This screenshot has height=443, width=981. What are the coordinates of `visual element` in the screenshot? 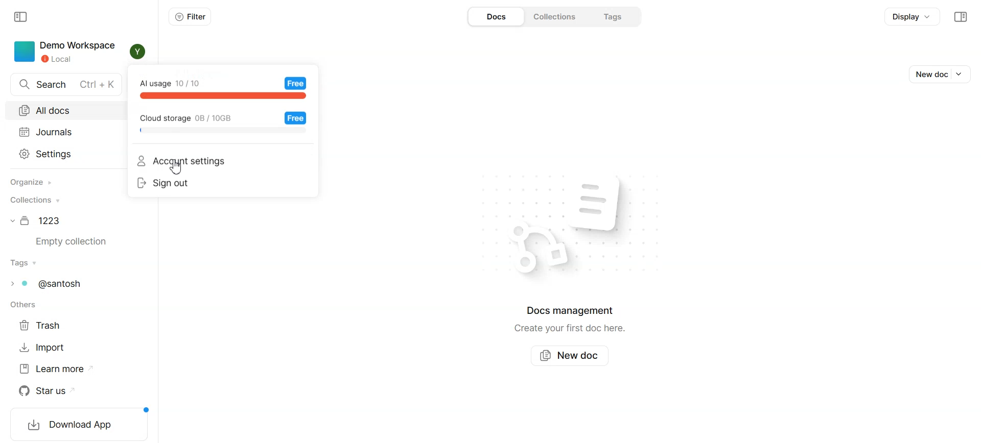 It's located at (532, 249).